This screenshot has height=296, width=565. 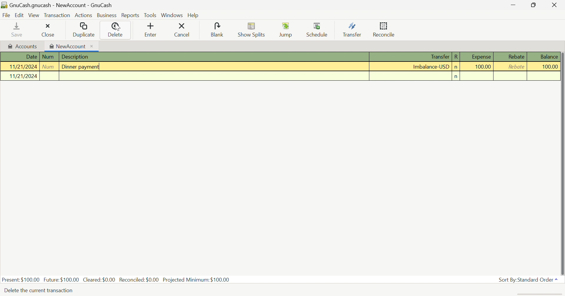 I want to click on n, so click(x=456, y=77).